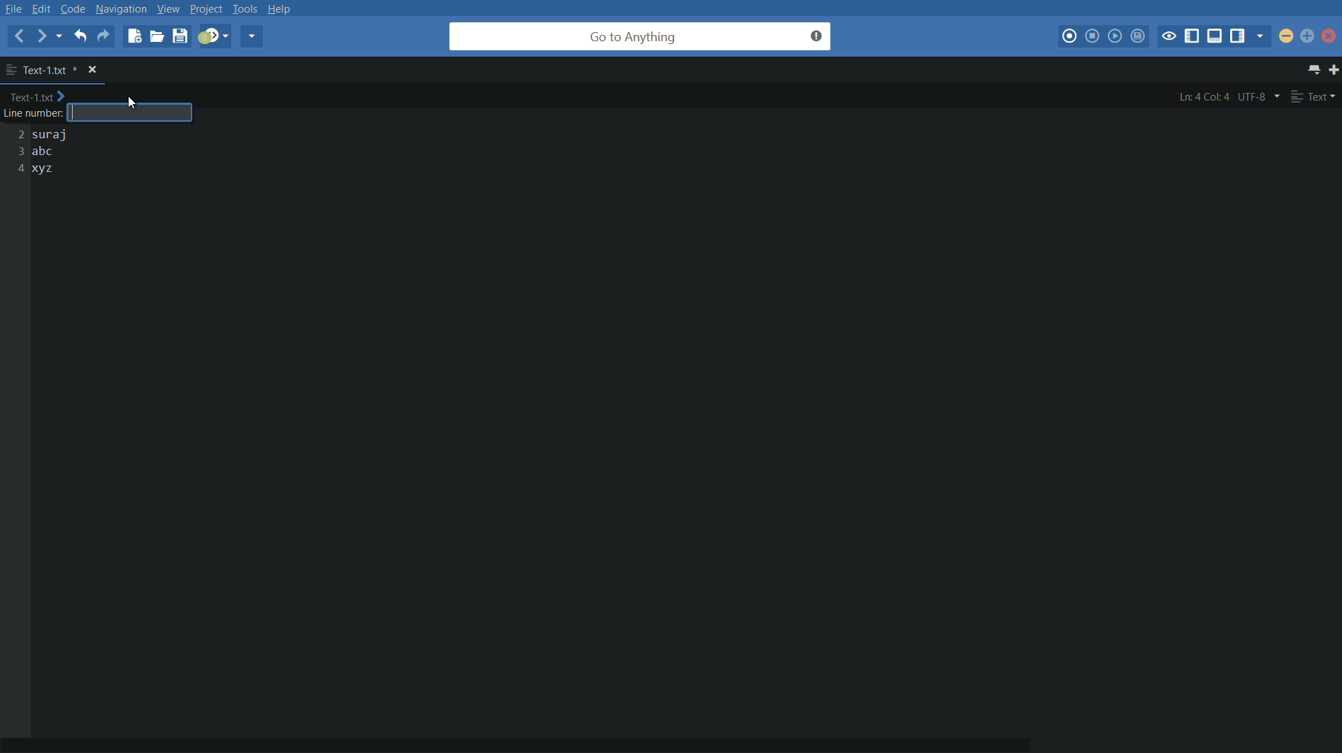 The width and height of the screenshot is (1342, 753). What do you see at coordinates (1330, 38) in the screenshot?
I see `close` at bounding box center [1330, 38].